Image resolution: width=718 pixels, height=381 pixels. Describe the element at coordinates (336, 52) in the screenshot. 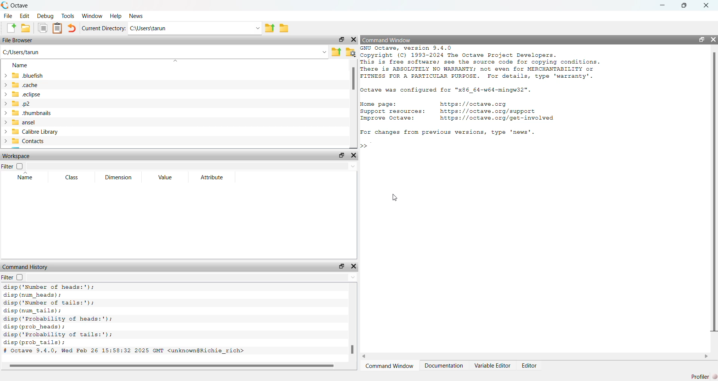

I see `One directory up` at that location.